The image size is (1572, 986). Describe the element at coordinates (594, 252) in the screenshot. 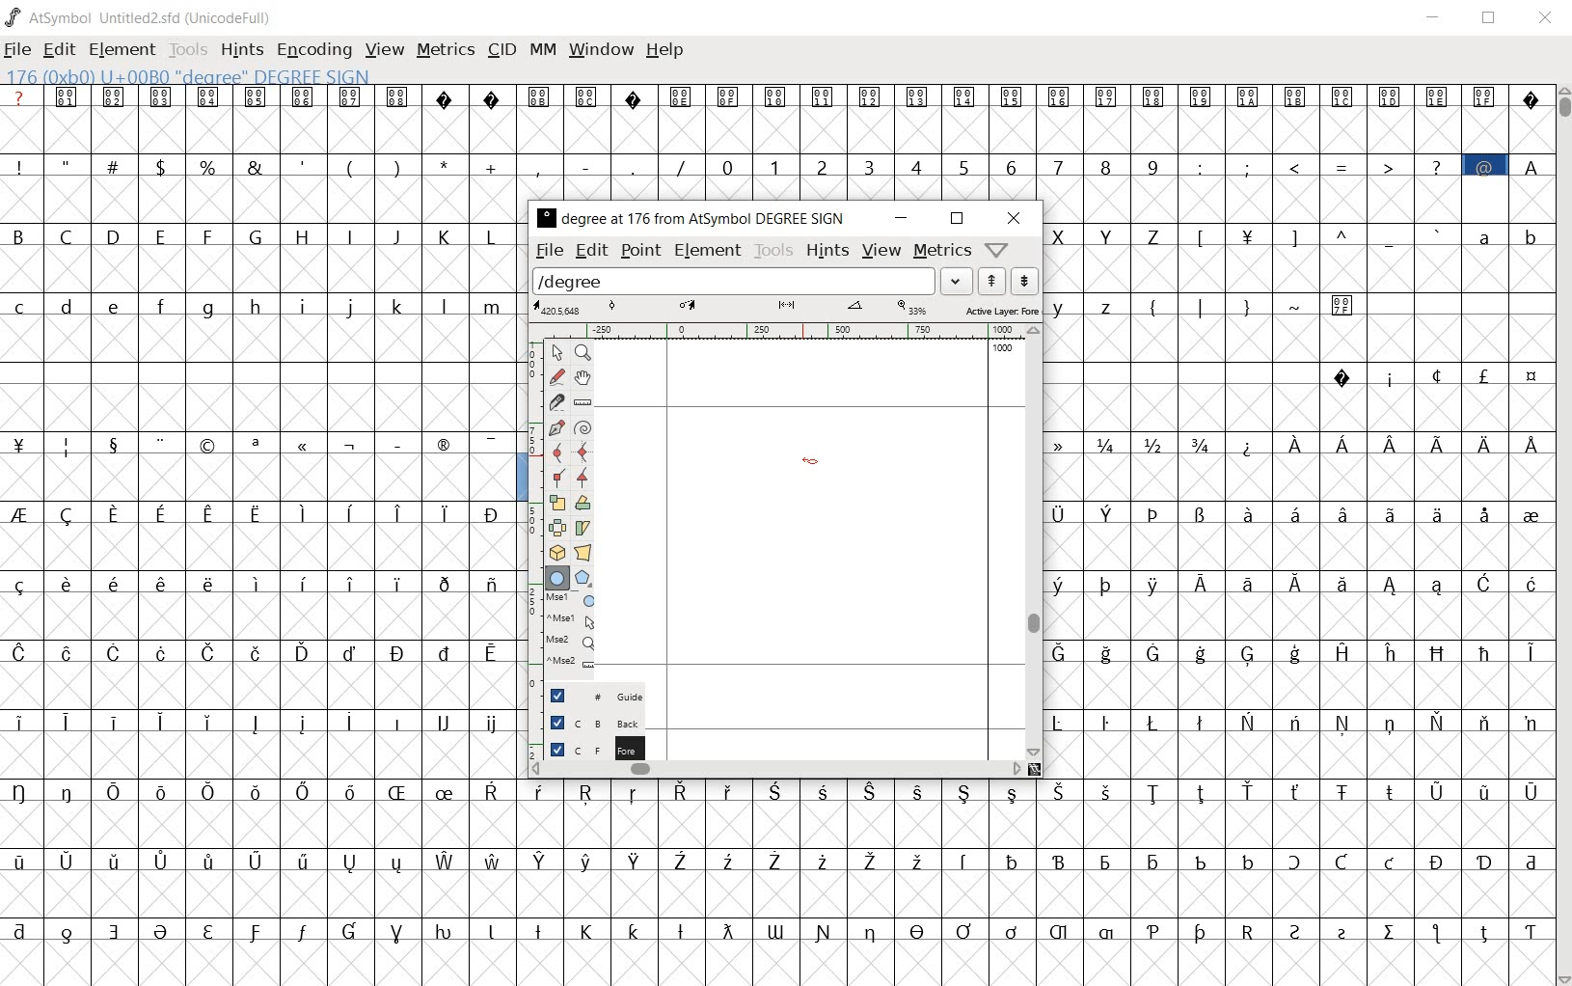

I see `edit` at that location.